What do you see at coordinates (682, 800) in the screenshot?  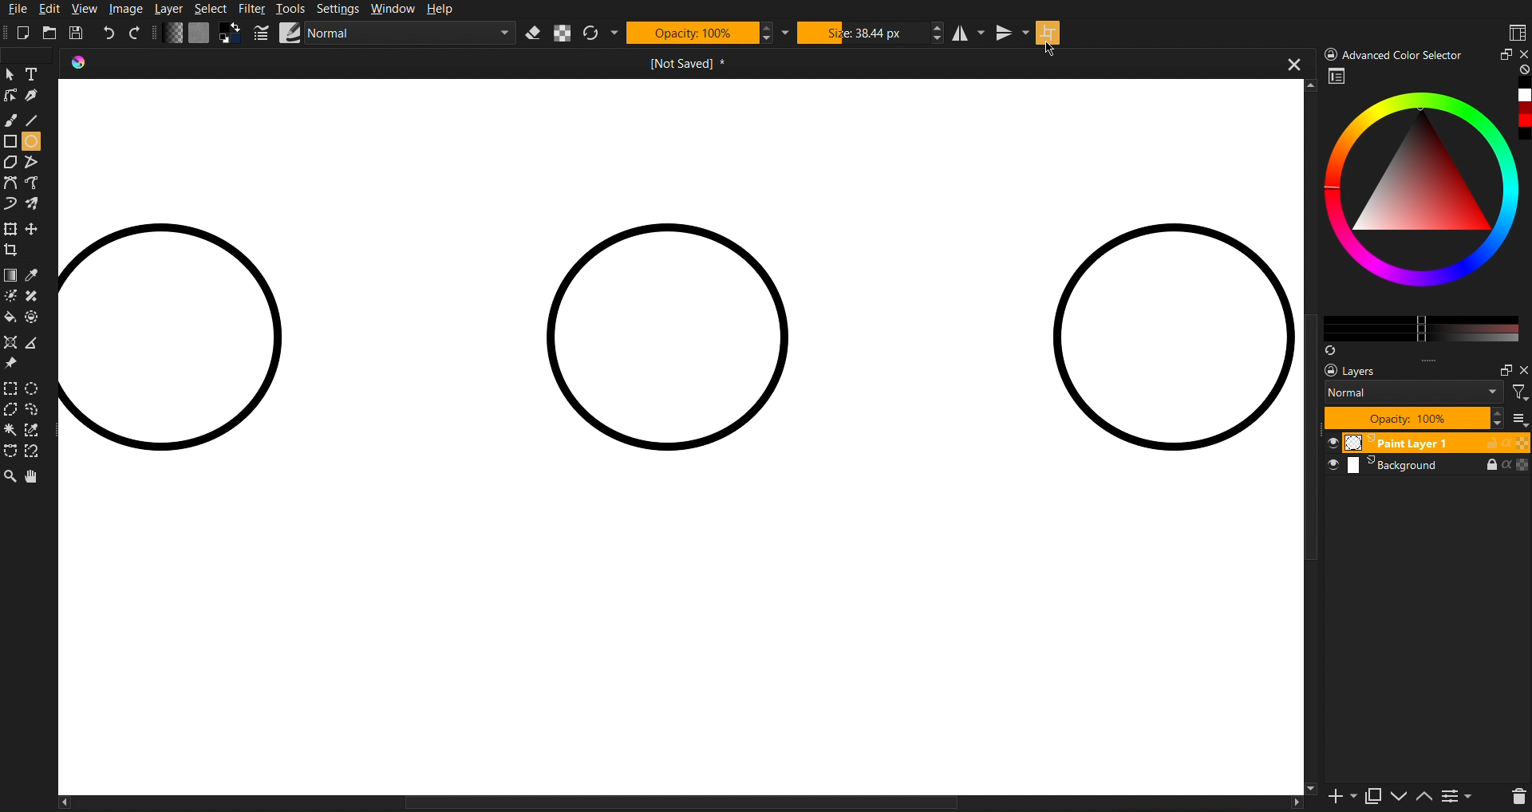 I see `horizontal scrollbar` at bounding box center [682, 800].